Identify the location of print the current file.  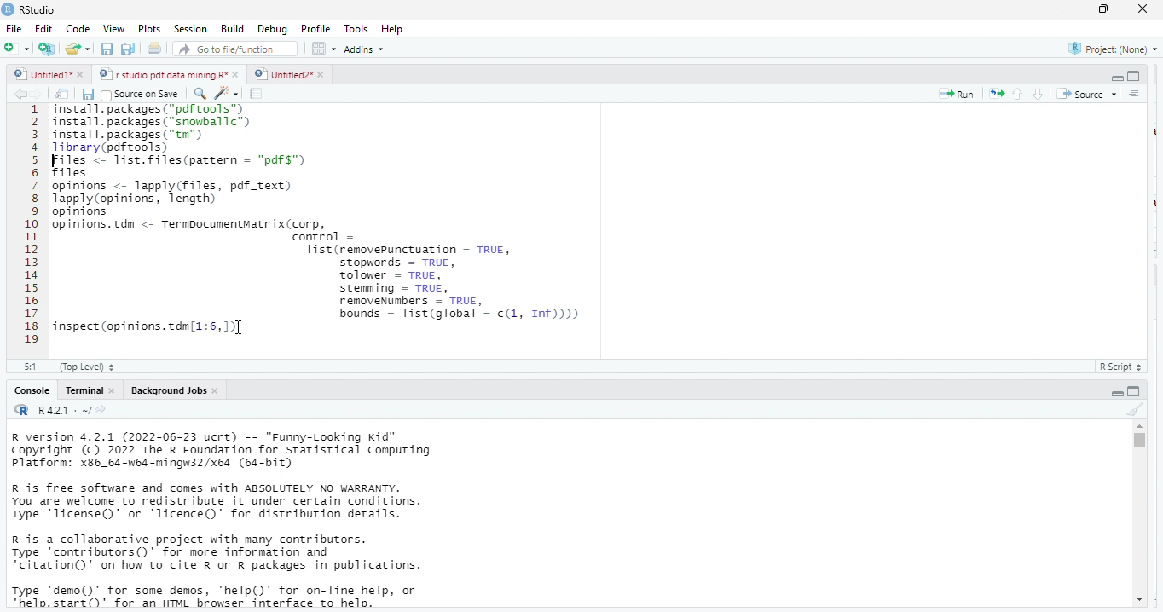
(155, 49).